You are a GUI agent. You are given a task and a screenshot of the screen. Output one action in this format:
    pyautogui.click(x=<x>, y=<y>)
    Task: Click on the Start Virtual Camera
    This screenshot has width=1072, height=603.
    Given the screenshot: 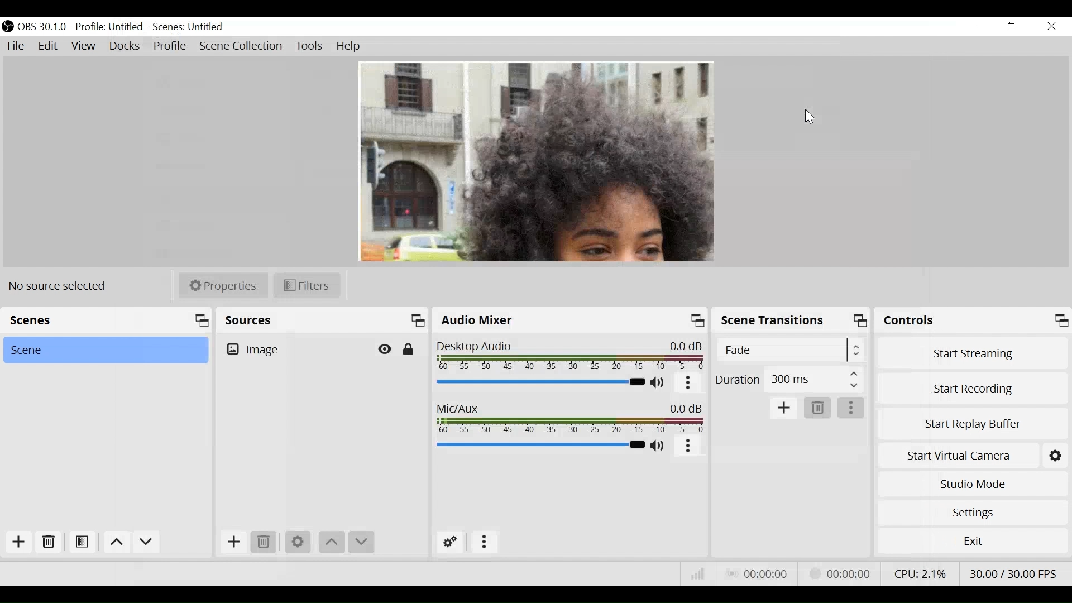 What is the action you would take?
    pyautogui.click(x=956, y=456)
    